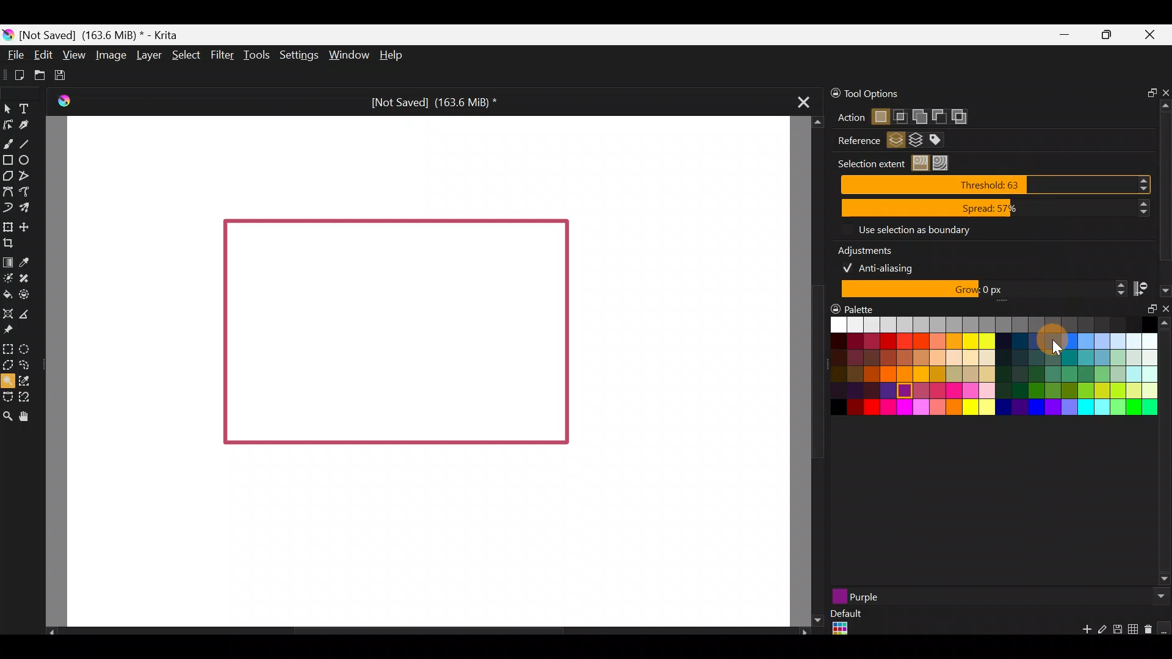  Describe the element at coordinates (942, 140) in the screenshot. I see `Select regions from the merging of layers with specific colours` at that location.